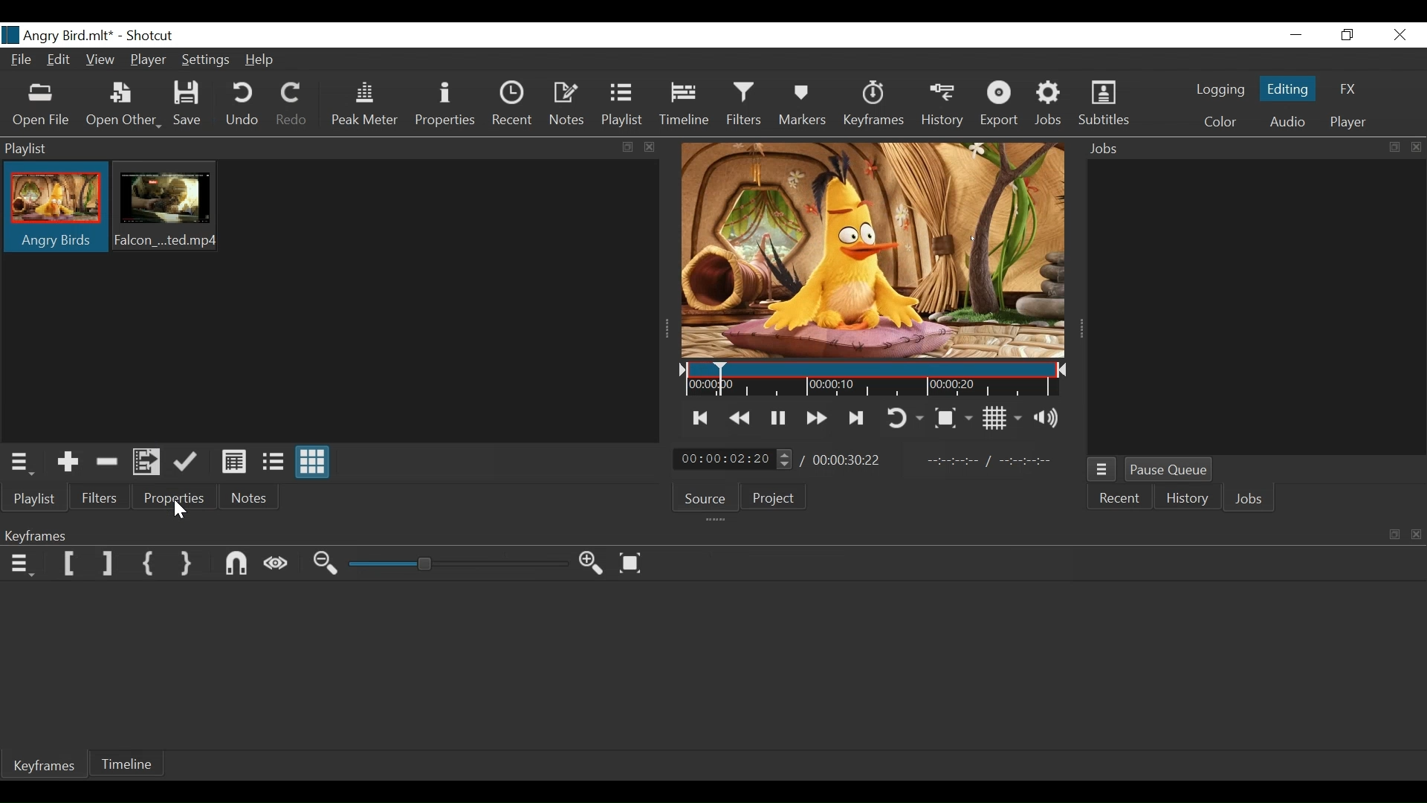  What do you see at coordinates (21, 59) in the screenshot?
I see `File` at bounding box center [21, 59].